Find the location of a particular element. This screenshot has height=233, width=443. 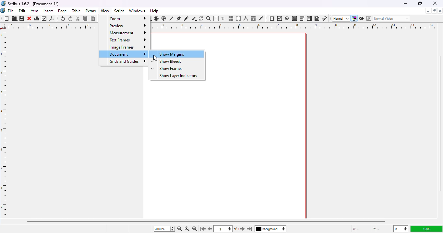

horizontal scroll bar is located at coordinates (206, 221).